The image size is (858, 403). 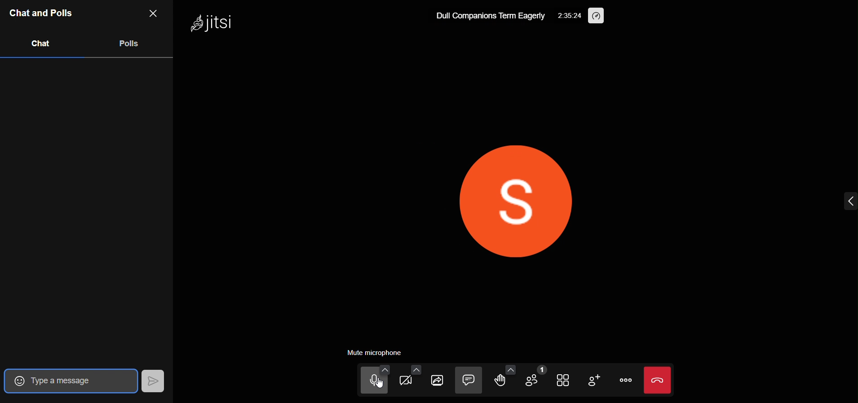 What do you see at coordinates (153, 381) in the screenshot?
I see `send` at bounding box center [153, 381].